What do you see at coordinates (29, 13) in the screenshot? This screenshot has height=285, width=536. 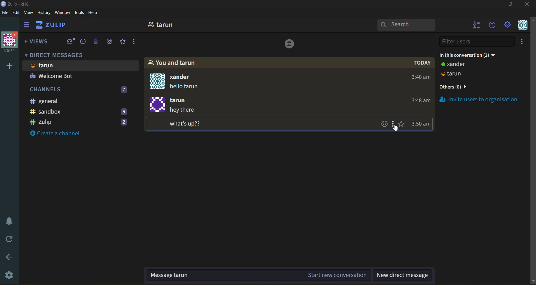 I see `view` at bounding box center [29, 13].